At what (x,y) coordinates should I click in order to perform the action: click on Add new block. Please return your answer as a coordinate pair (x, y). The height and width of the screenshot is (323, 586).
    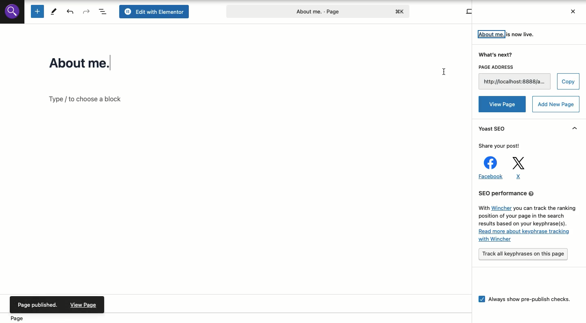
    Looking at the image, I should click on (37, 11).